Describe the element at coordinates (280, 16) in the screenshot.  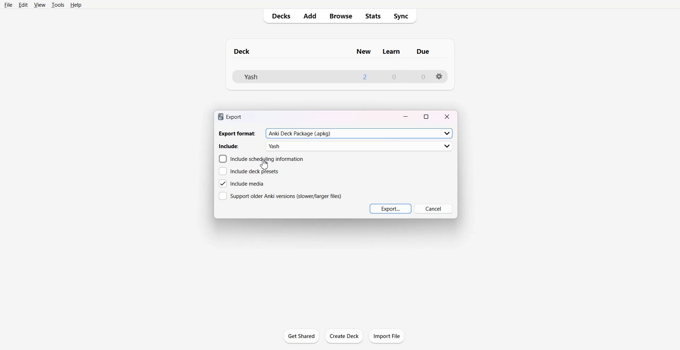
I see `Decks` at that location.